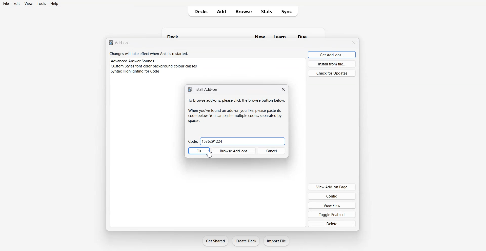 The height and width of the screenshot is (251, 486). What do you see at coordinates (233, 151) in the screenshot?
I see `Browse Add-ons` at bounding box center [233, 151].